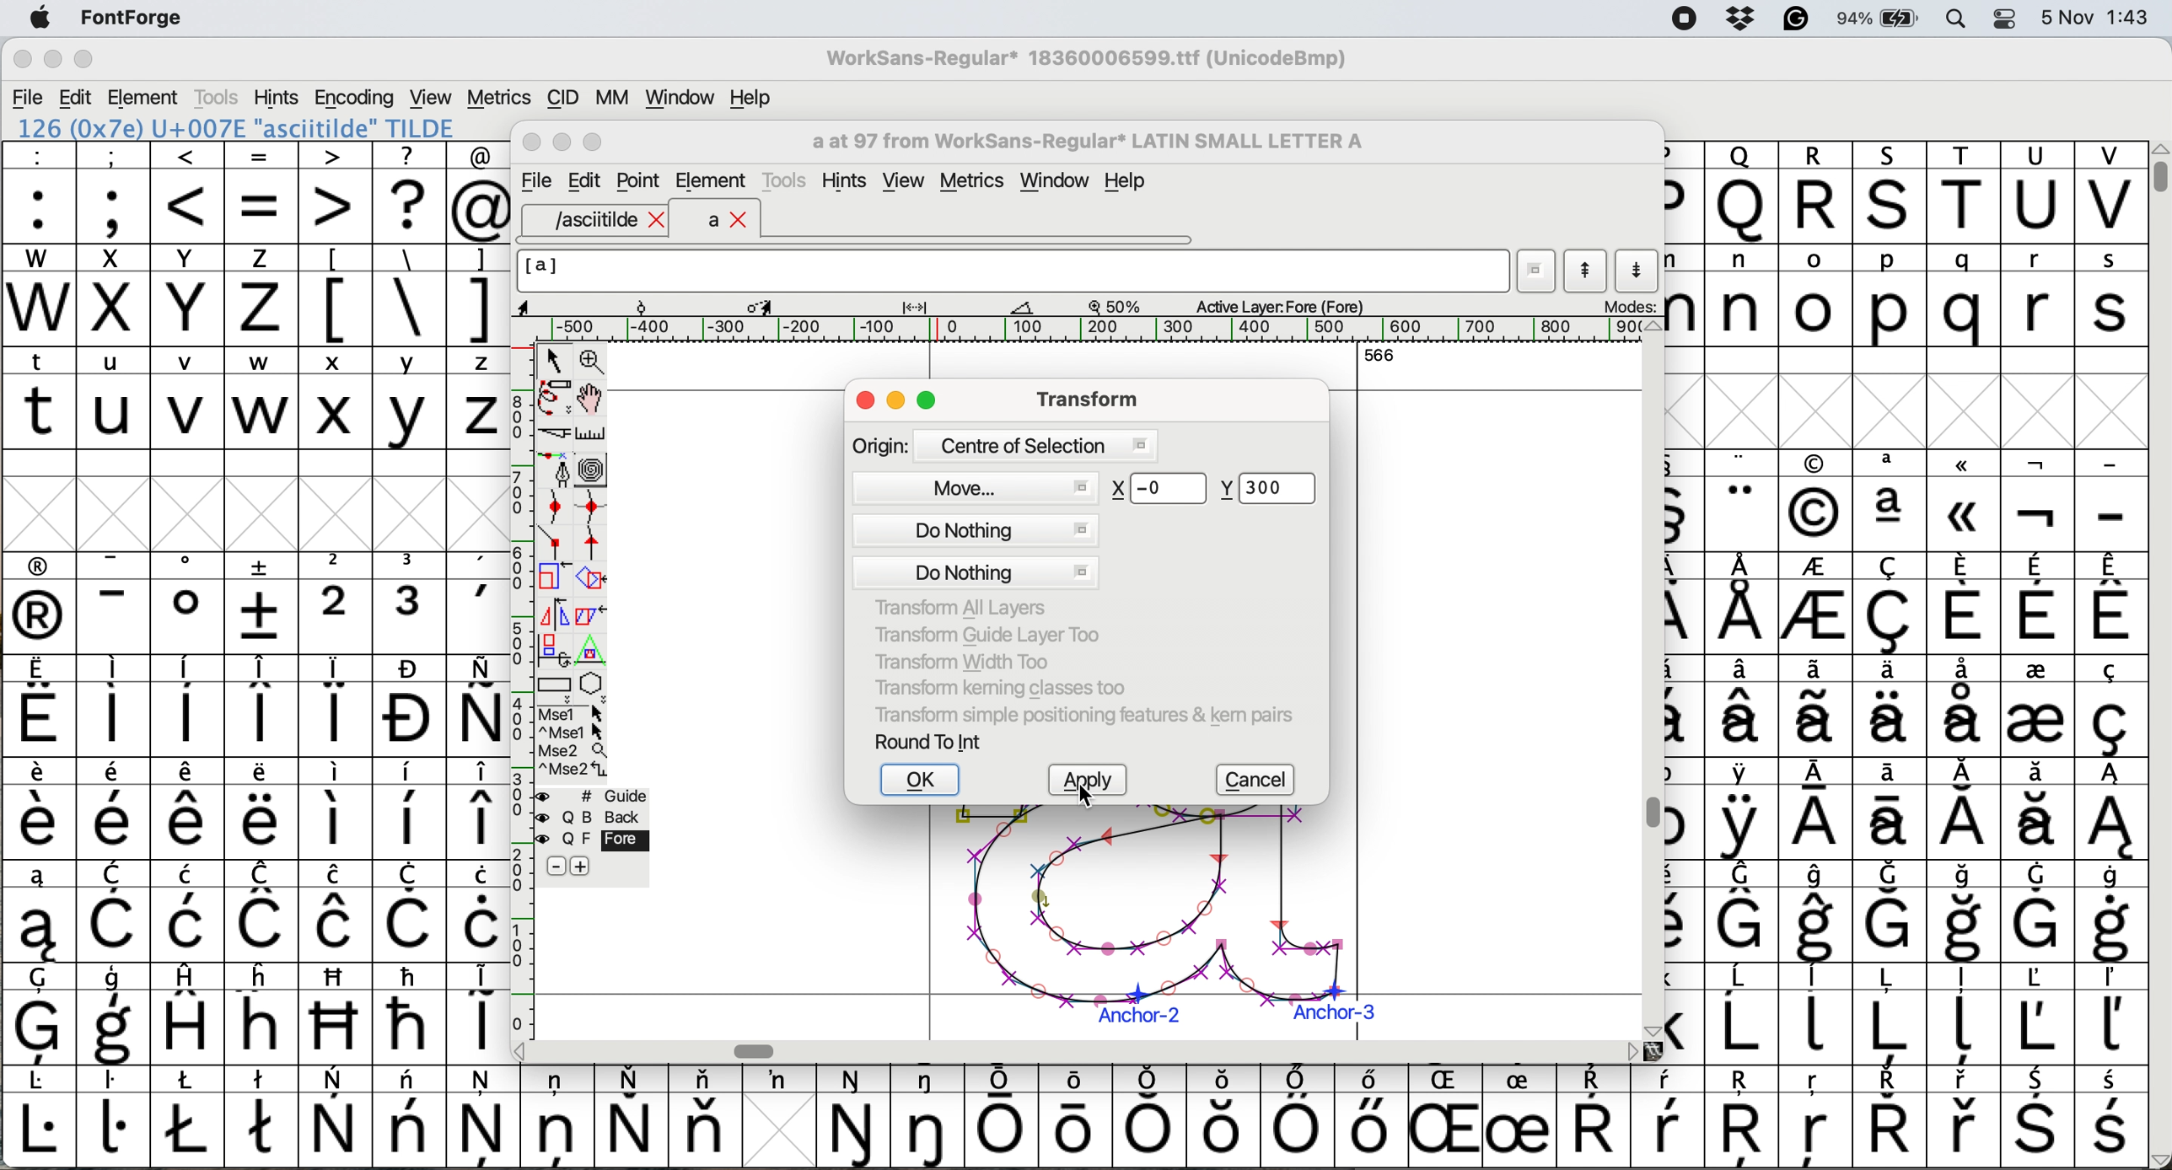 Image resolution: width=2172 pixels, height=1170 pixels. What do you see at coordinates (982, 485) in the screenshot?
I see `move` at bounding box center [982, 485].